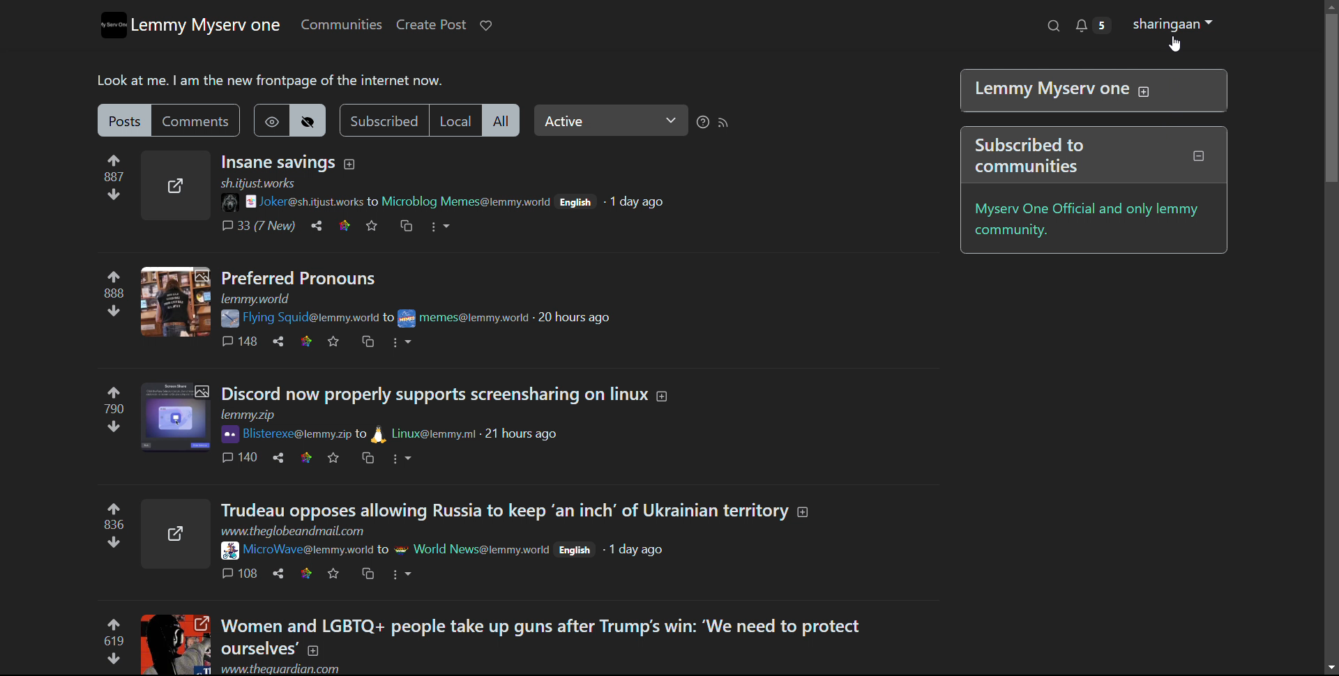  What do you see at coordinates (276, 162) in the screenshot?
I see `title` at bounding box center [276, 162].